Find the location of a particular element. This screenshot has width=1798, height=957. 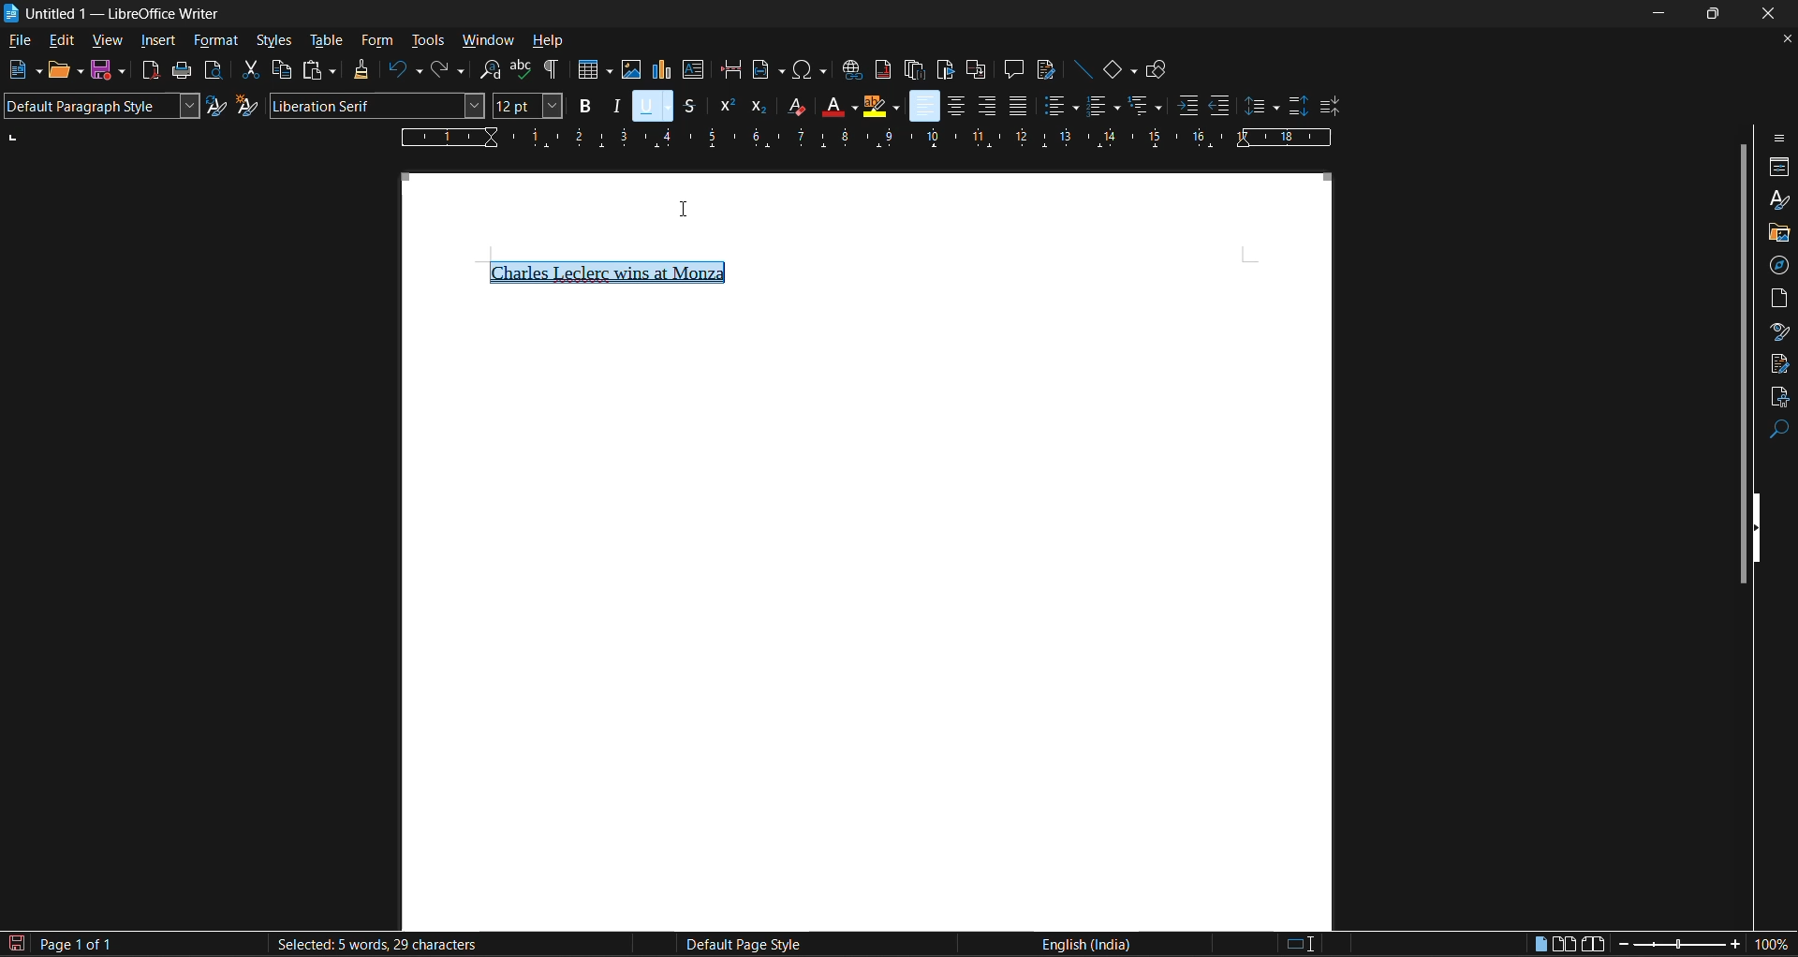

page number in document is located at coordinates (79, 944).